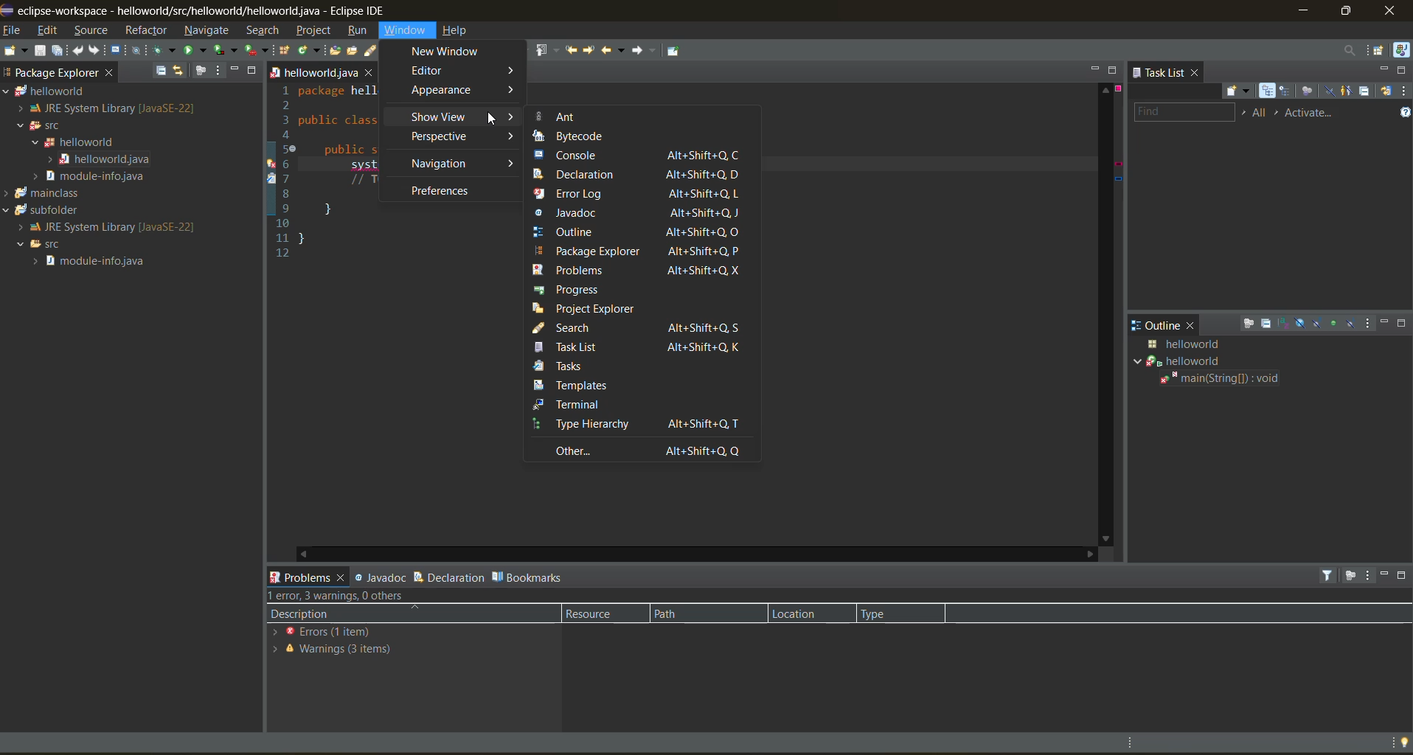 The height and width of the screenshot is (755, 1413). What do you see at coordinates (66, 194) in the screenshot?
I see `mainclass` at bounding box center [66, 194].